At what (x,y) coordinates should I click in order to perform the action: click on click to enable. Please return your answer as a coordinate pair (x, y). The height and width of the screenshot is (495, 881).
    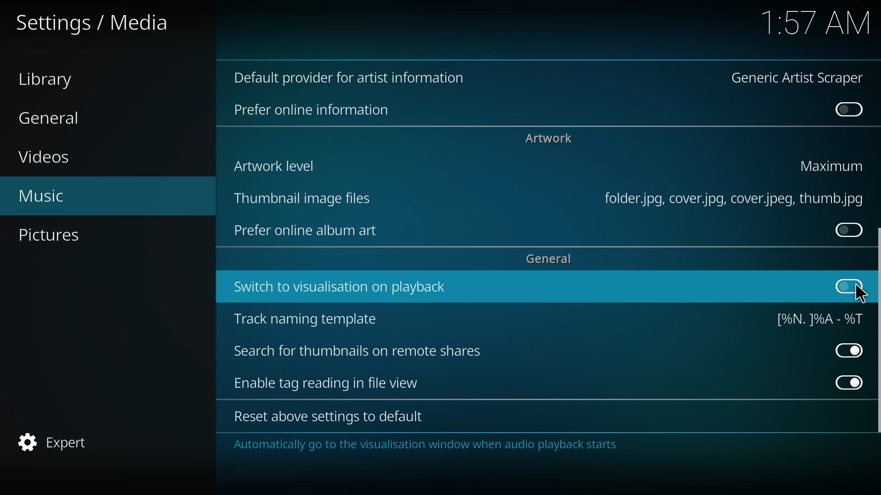
    Looking at the image, I should click on (850, 287).